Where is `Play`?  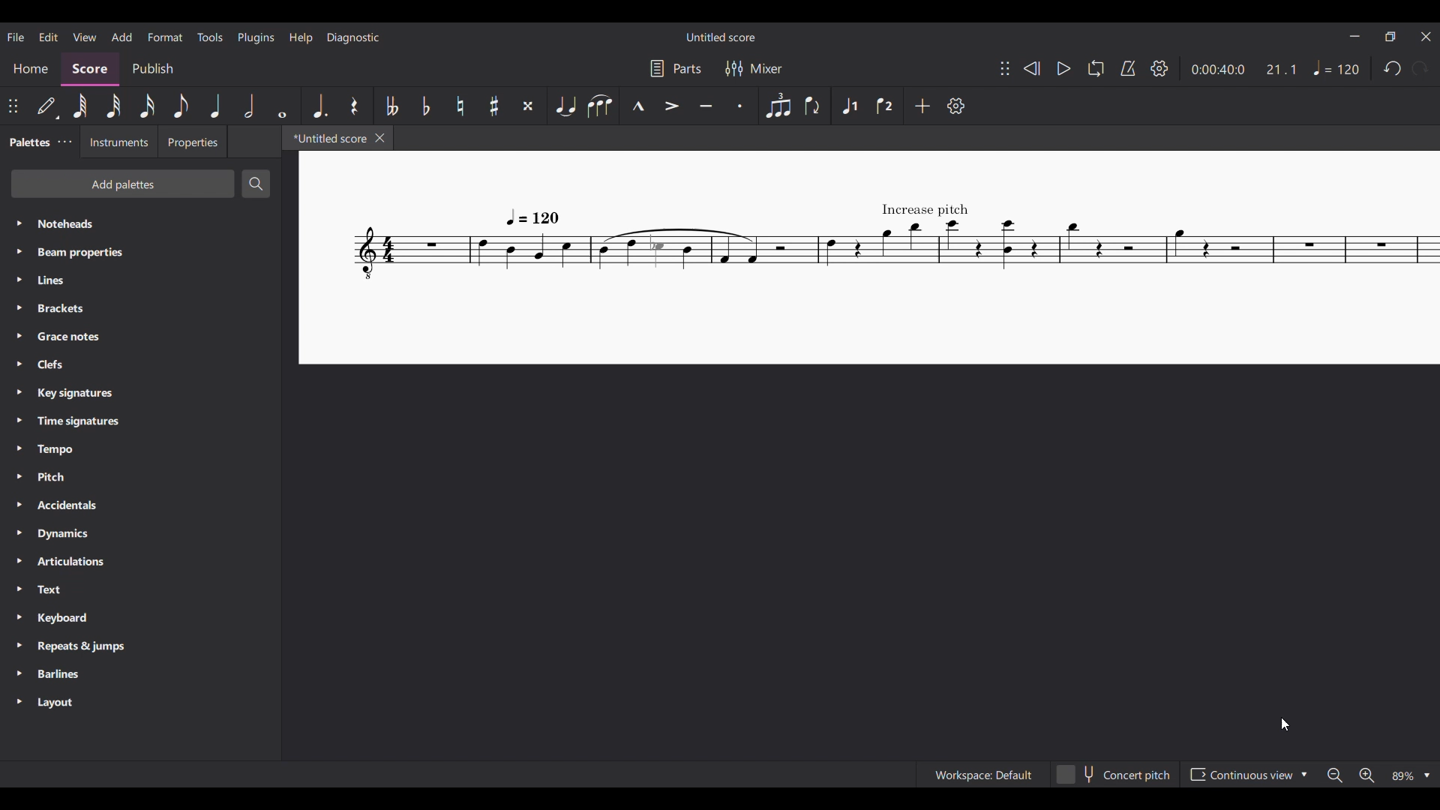
Play is located at coordinates (1064, 69).